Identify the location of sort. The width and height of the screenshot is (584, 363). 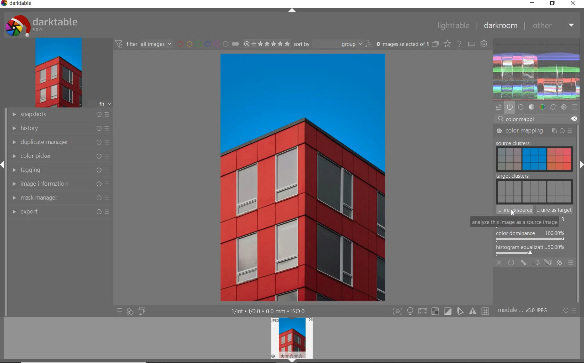
(333, 43).